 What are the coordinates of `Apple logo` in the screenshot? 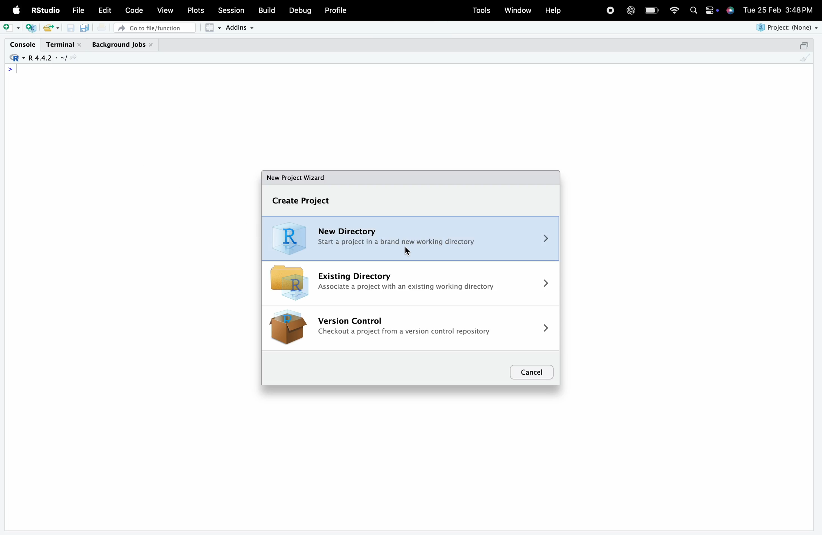 It's located at (17, 10).